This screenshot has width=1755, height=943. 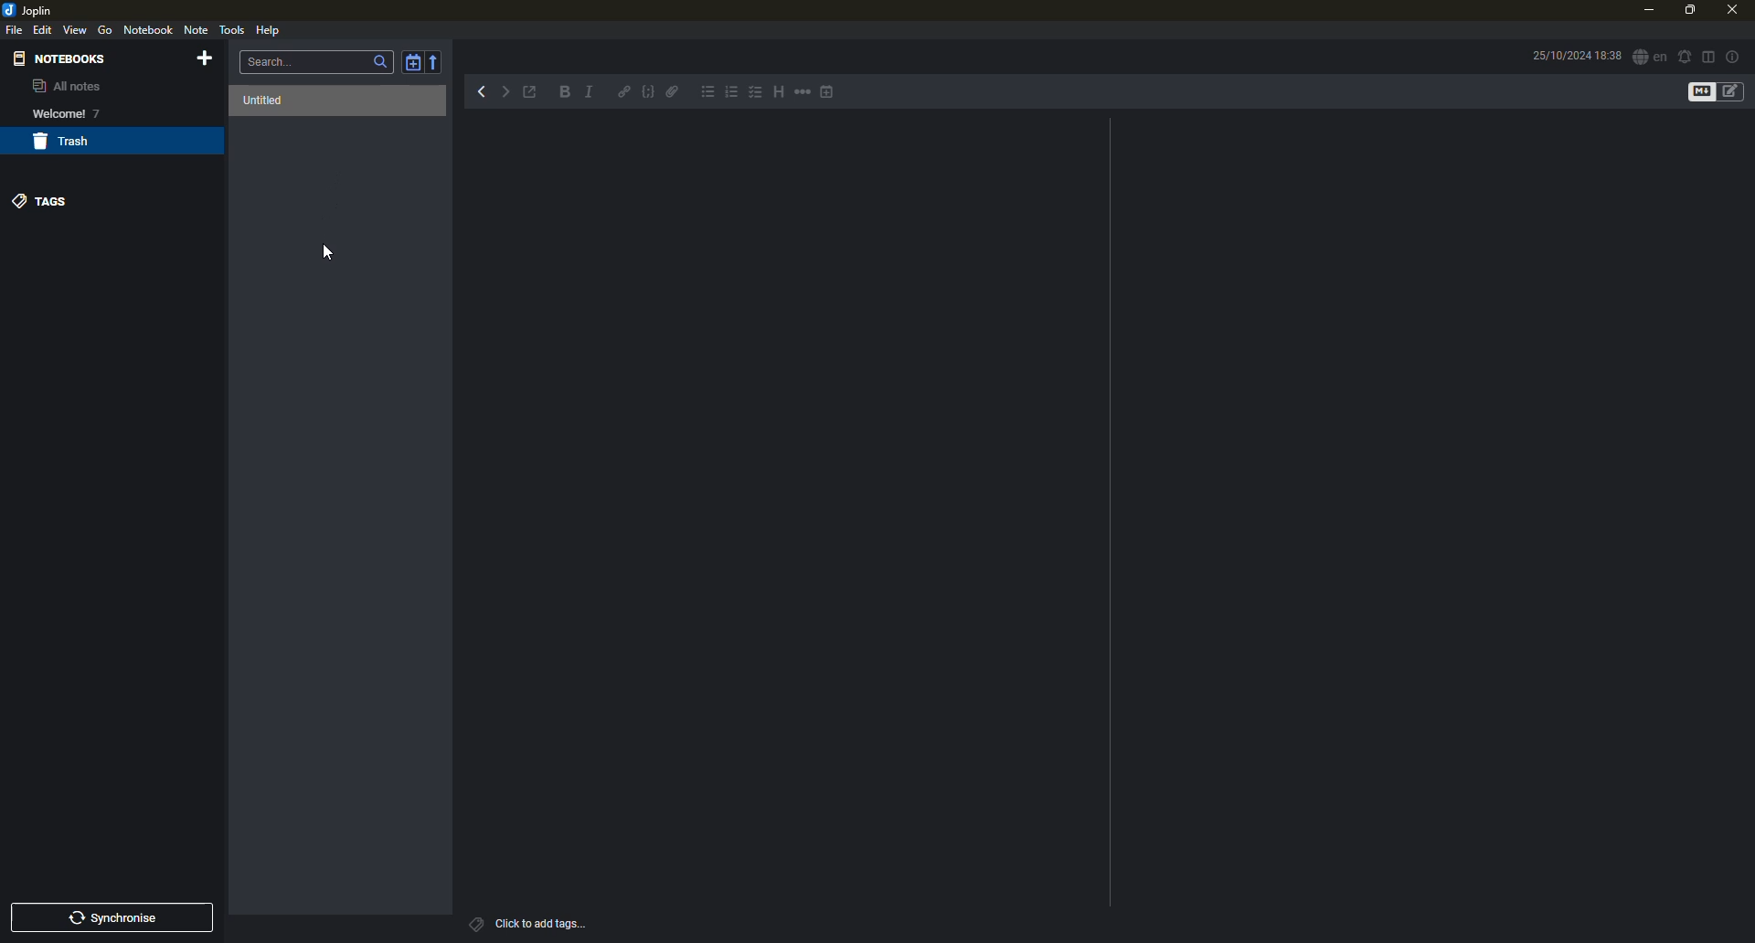 I want to click on maximize, so click(x=1687, y=11).